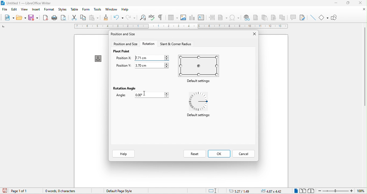  What do you see at coordinates (63, 18) in the screenshot?
I see `print preview` at bounding box center [63, 18].